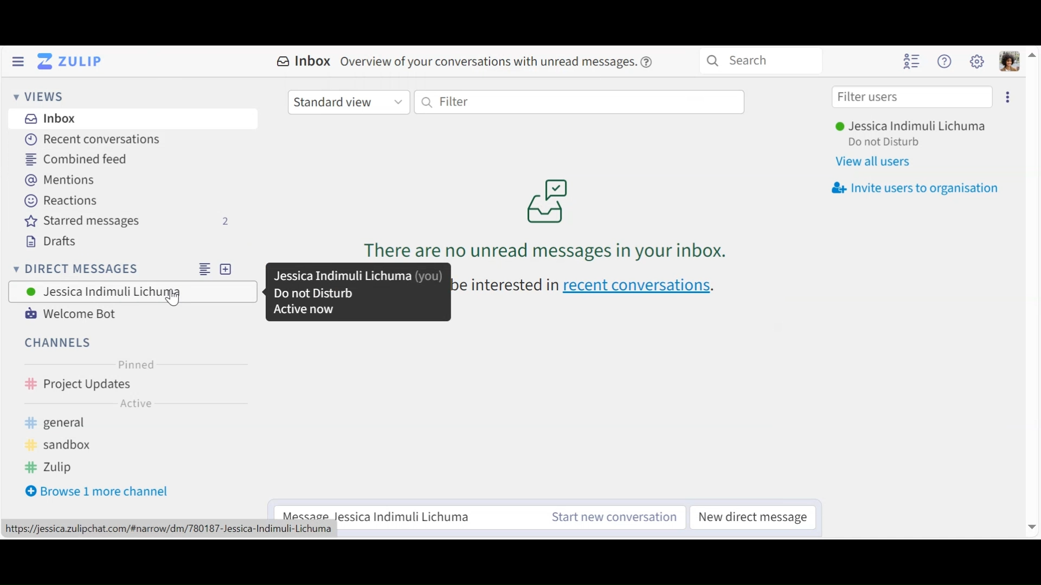 The image size is (1041, 585). What do you see at coordinates (50, 118) in the screenshot?
I see `Inbox` at bounding box center [50, 118].